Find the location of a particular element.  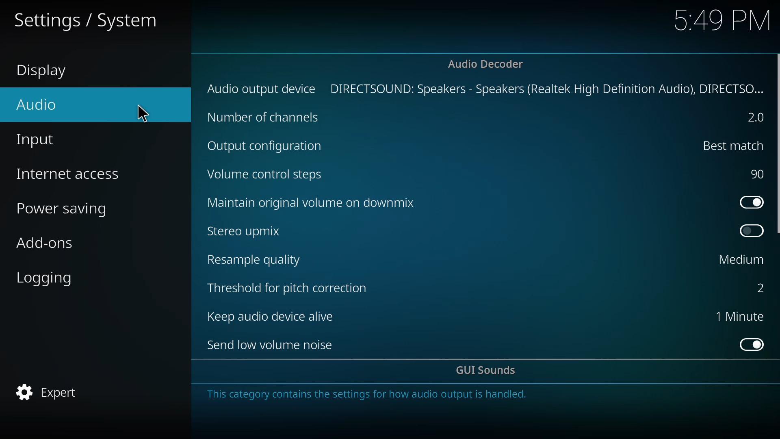

internet access  is located at coordinates (69, 171).